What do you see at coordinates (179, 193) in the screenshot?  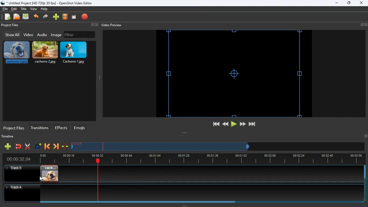 I see `track` at bounding box center [179, 193].